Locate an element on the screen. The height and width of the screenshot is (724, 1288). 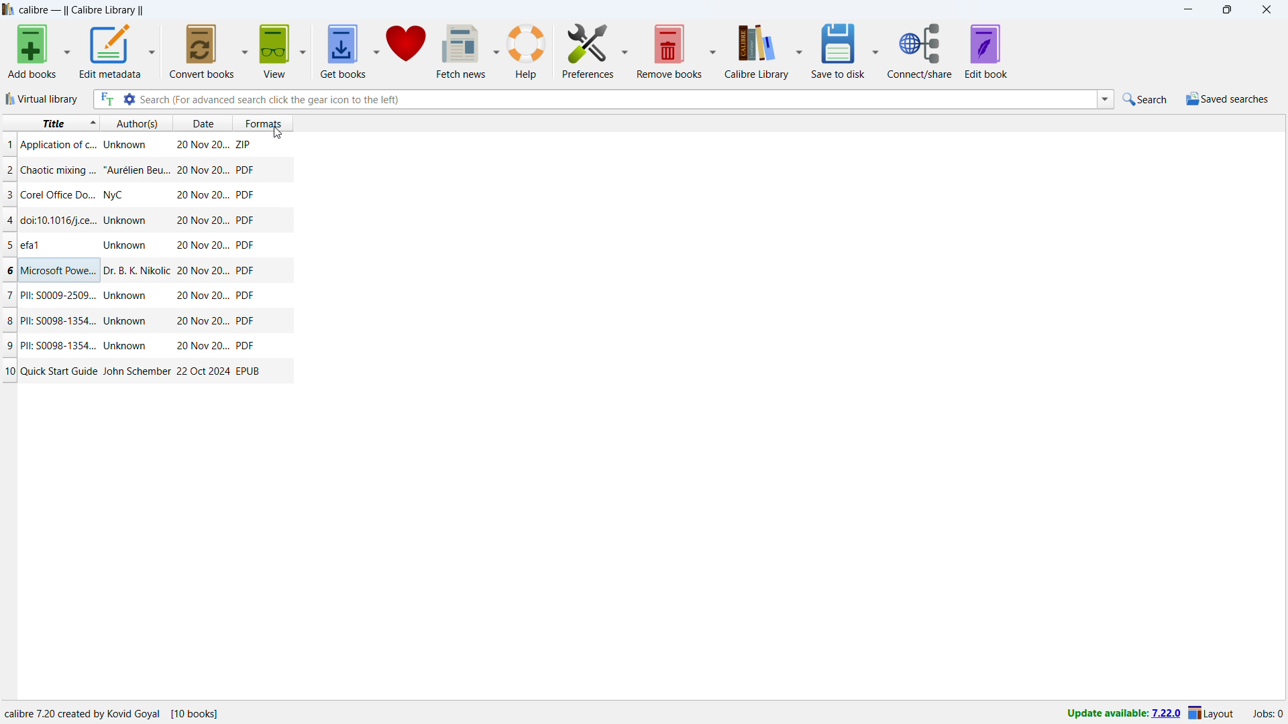
author is located at coordinates (120, 194).